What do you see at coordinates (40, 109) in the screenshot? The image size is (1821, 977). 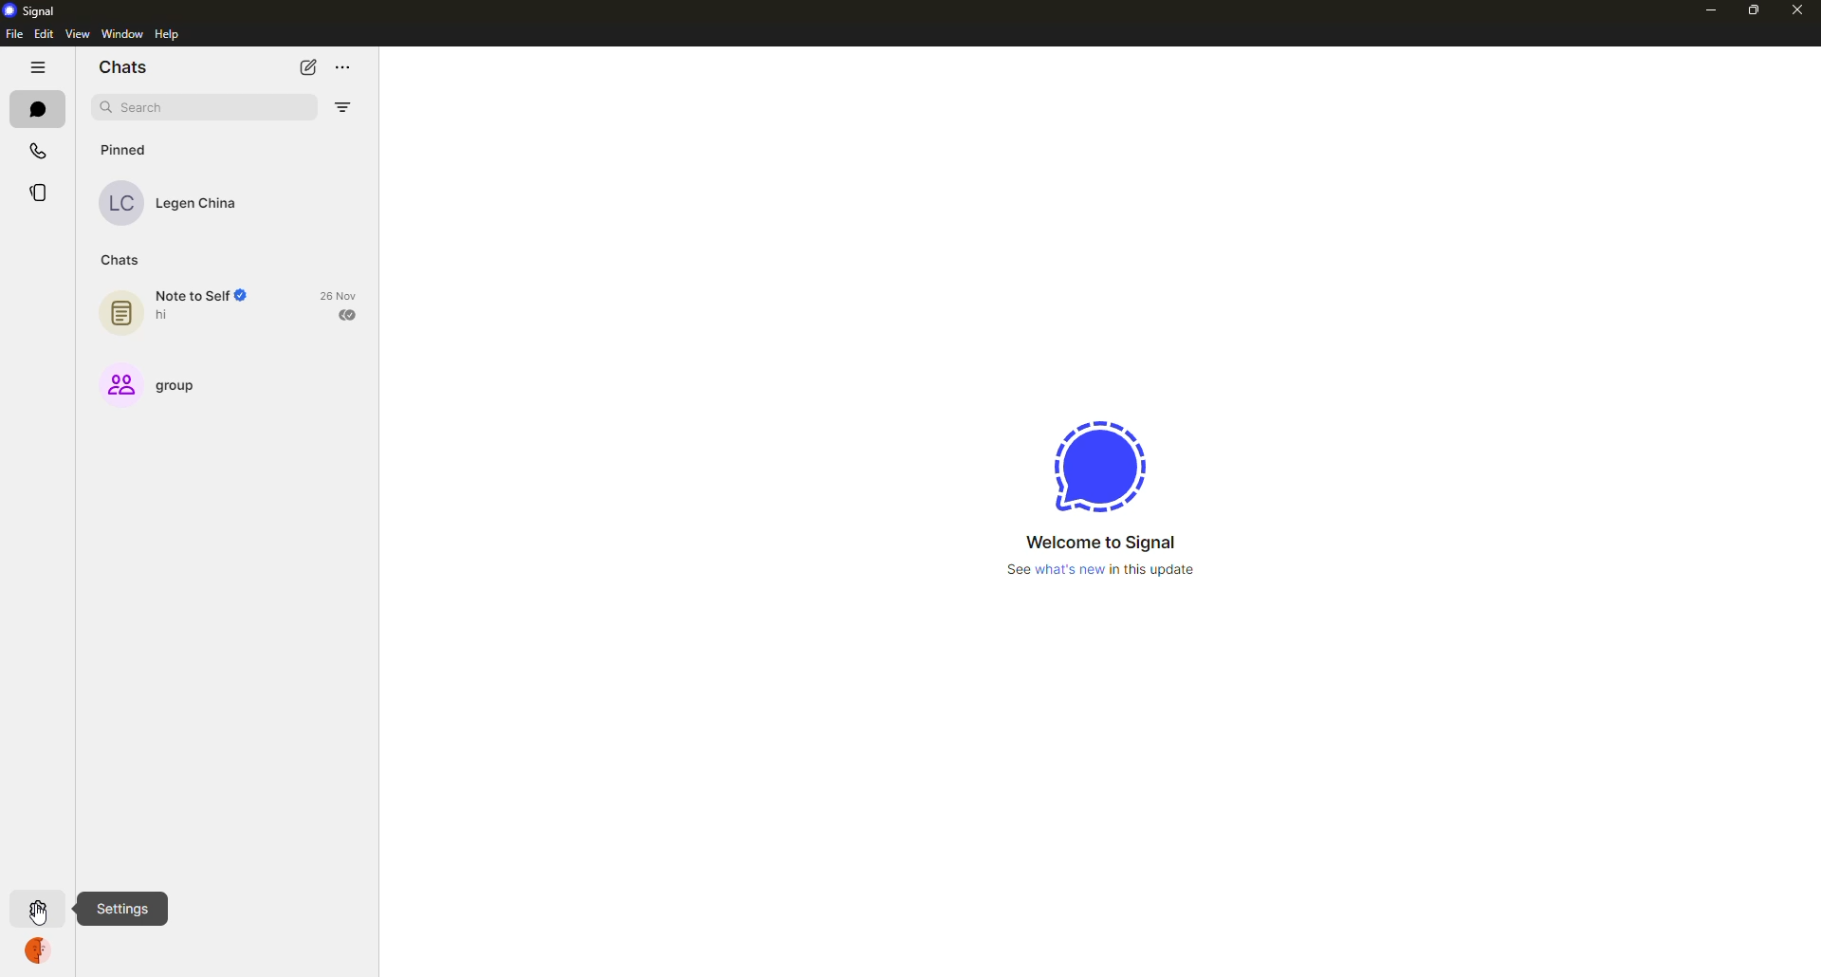 I see `chats` at bounding box center [40, 109].